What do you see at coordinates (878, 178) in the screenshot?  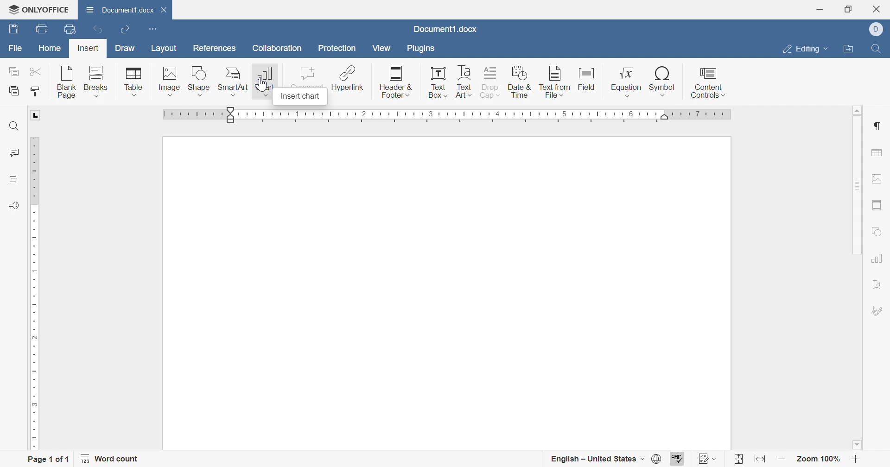 I see `Image settings` at bounding box center [878, 178].